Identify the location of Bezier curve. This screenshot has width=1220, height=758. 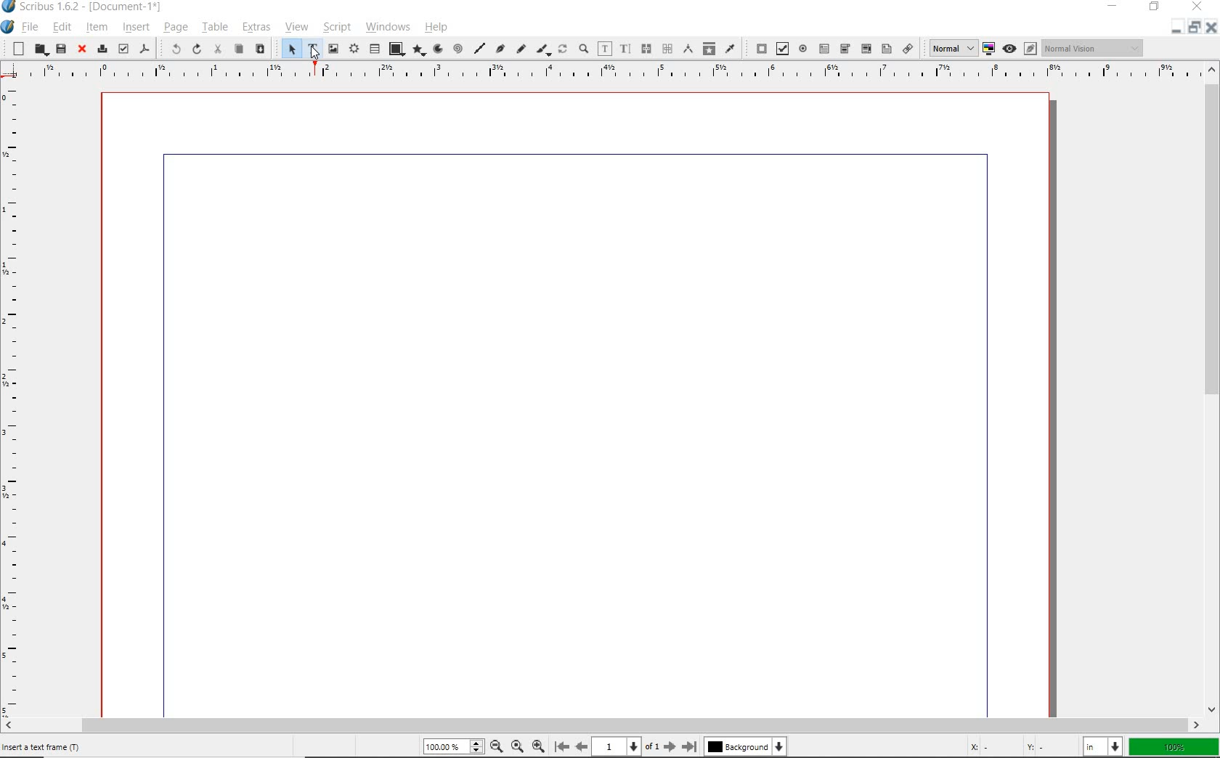
(500, 48).